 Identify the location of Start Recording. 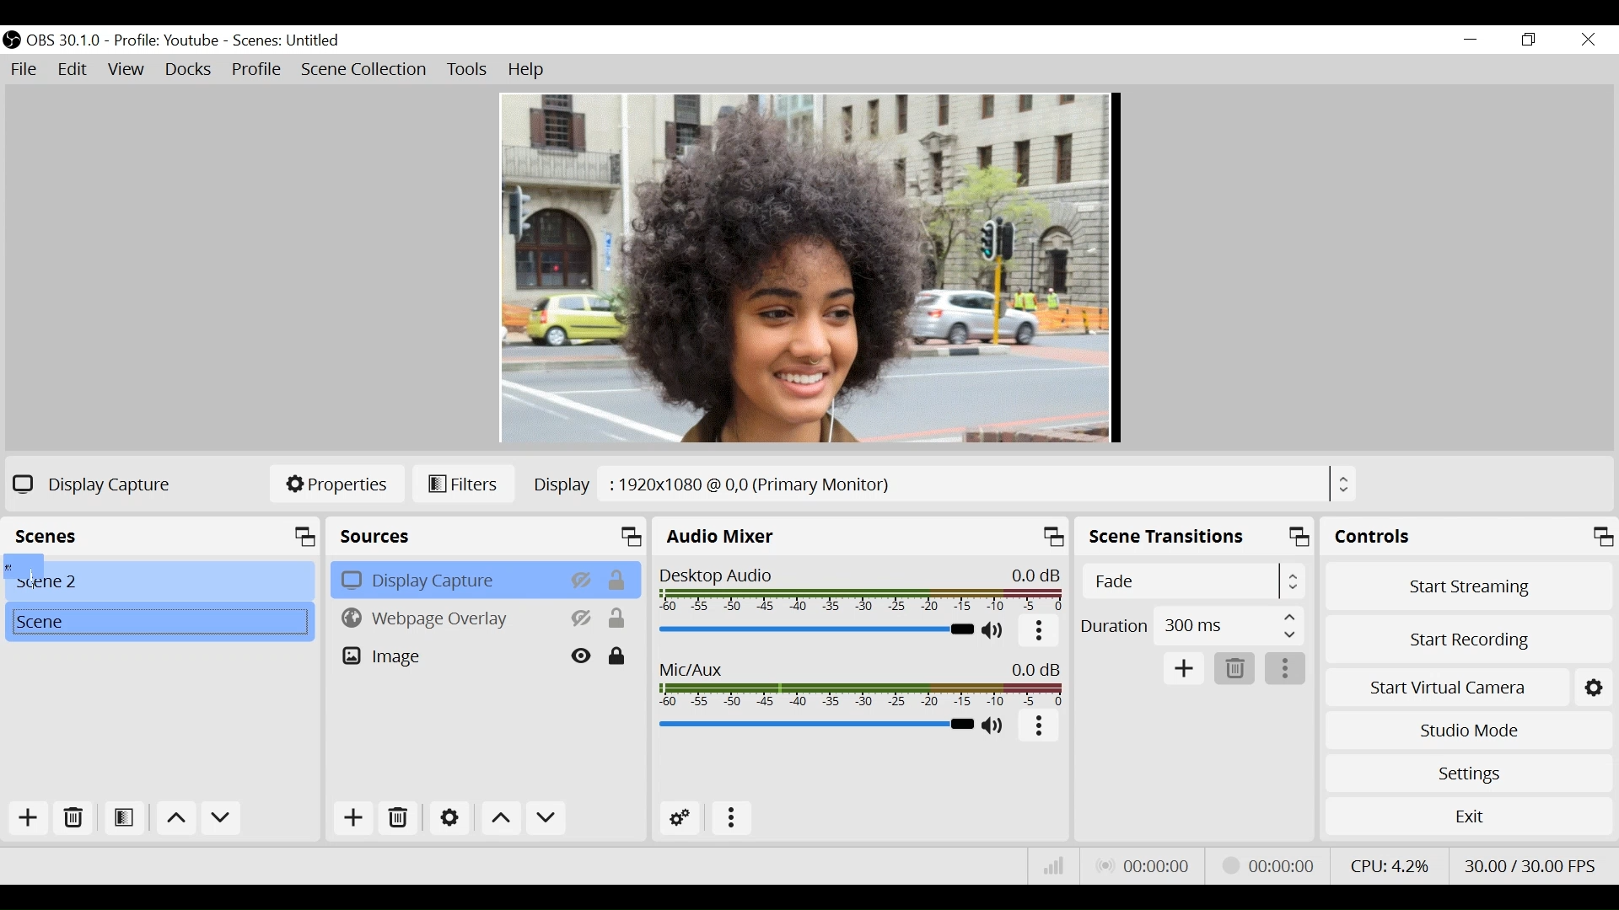
(1466, 642).